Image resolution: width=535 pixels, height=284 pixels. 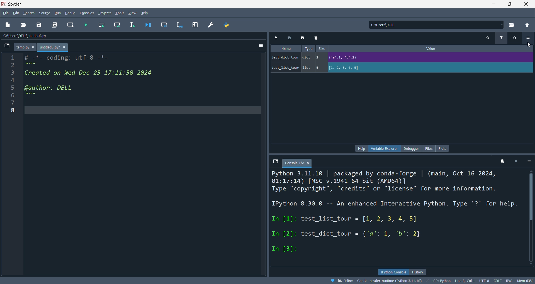 I want to click on new file, so click(x=9, y=25).